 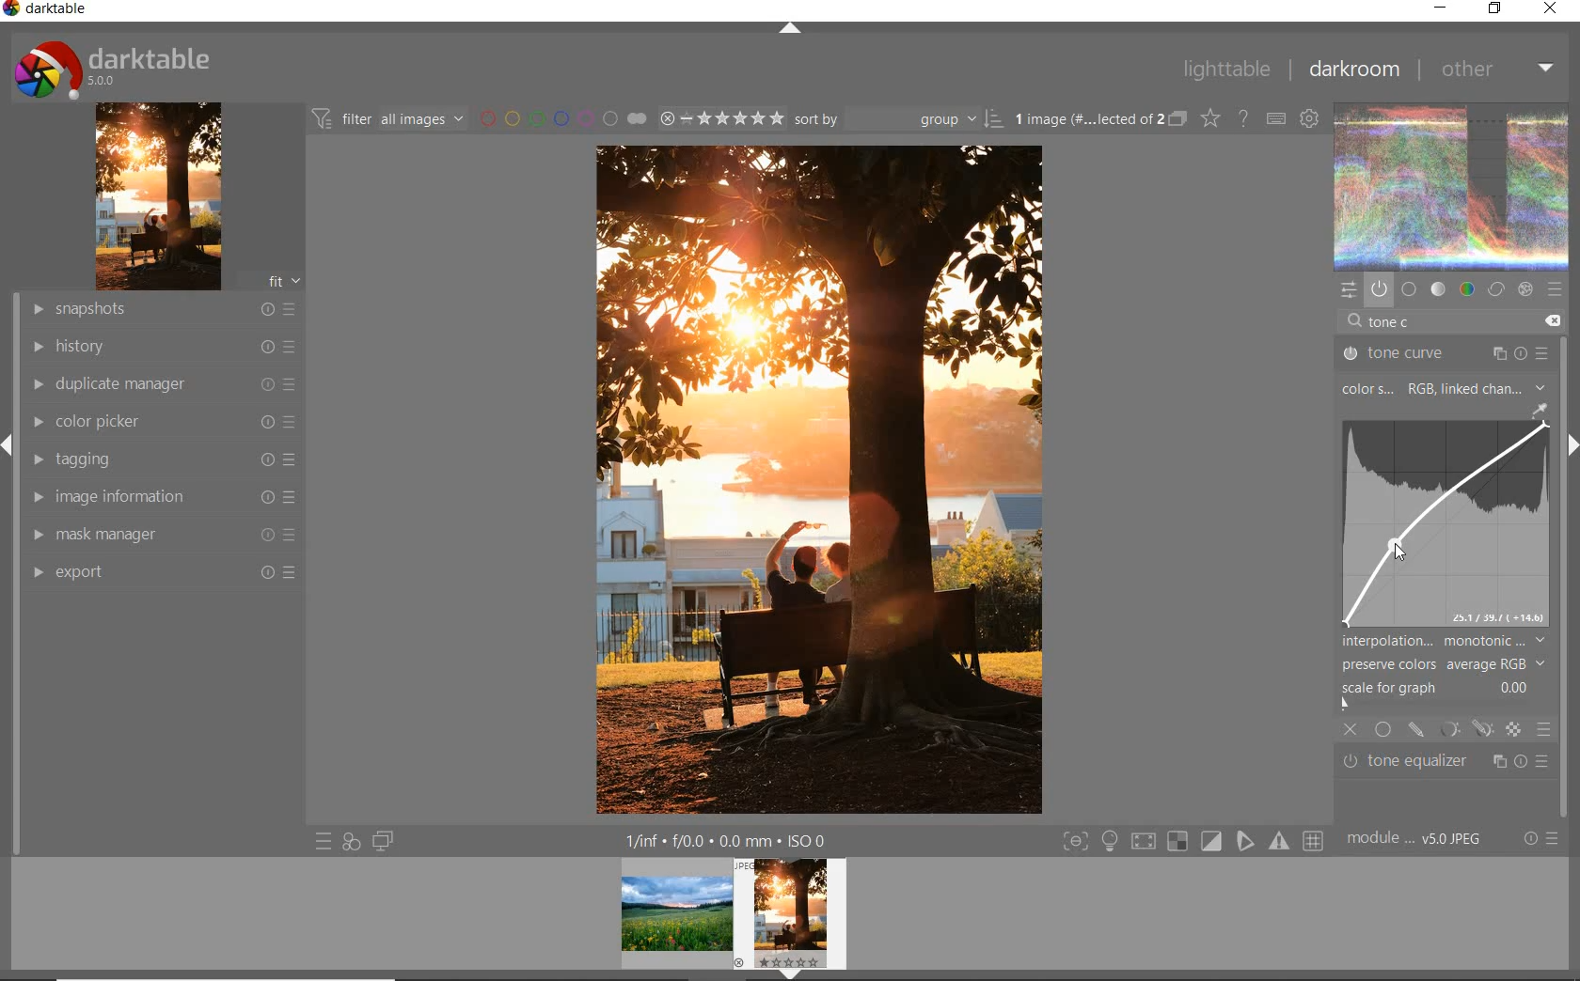 I want to click on restore, so click(x=1497, y=9).